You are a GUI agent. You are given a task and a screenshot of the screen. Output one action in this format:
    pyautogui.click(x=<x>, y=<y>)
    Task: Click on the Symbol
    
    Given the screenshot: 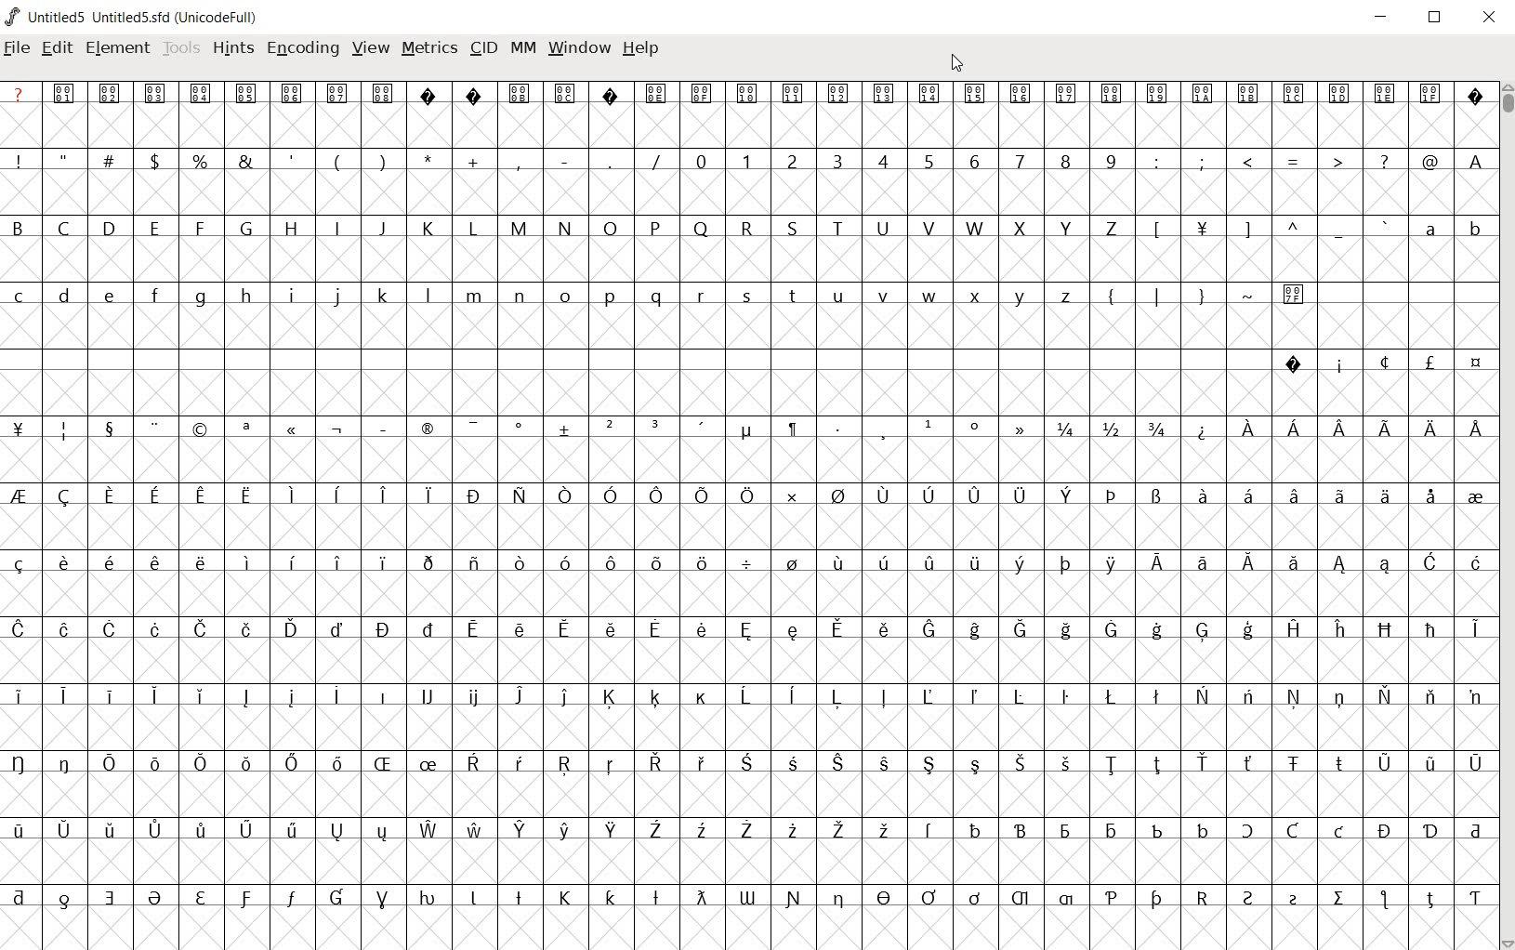 What is the action you would take?
    pyautogui.click(x=1021, y=696)
    